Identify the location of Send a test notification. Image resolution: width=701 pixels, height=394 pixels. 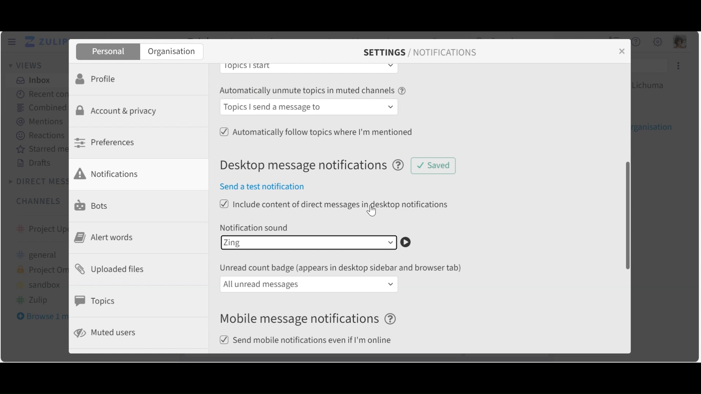
(267, 187).